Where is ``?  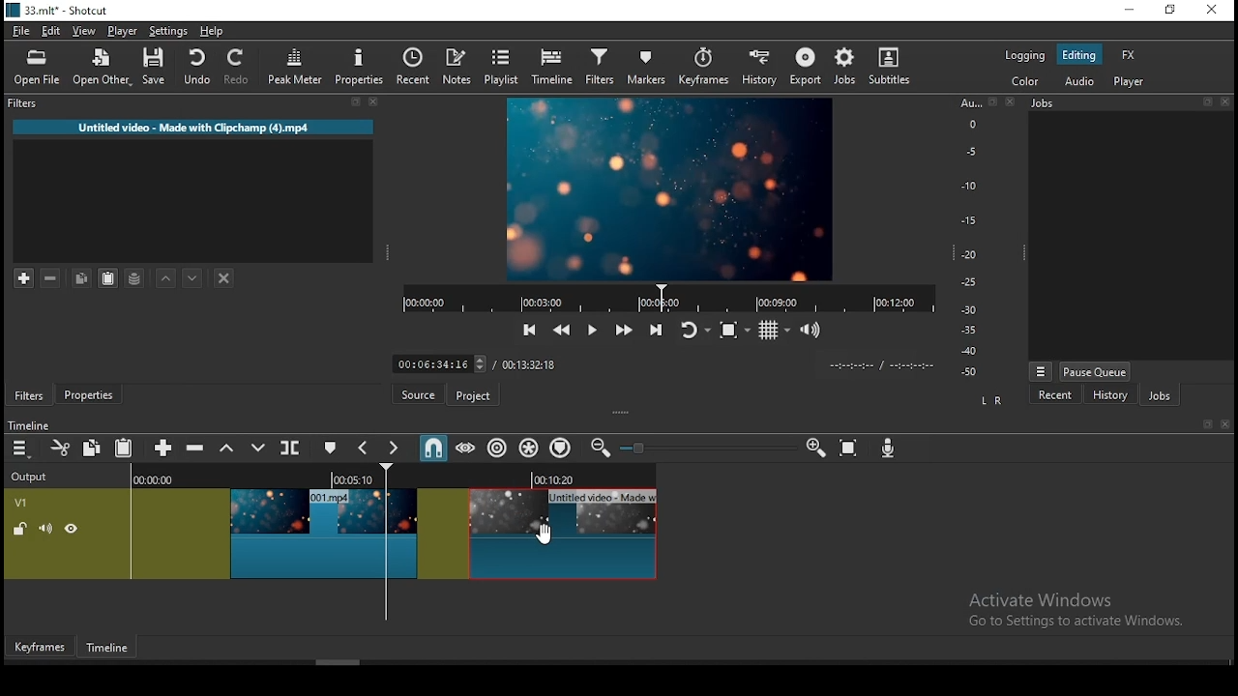  is located at coordinates (640, 449).